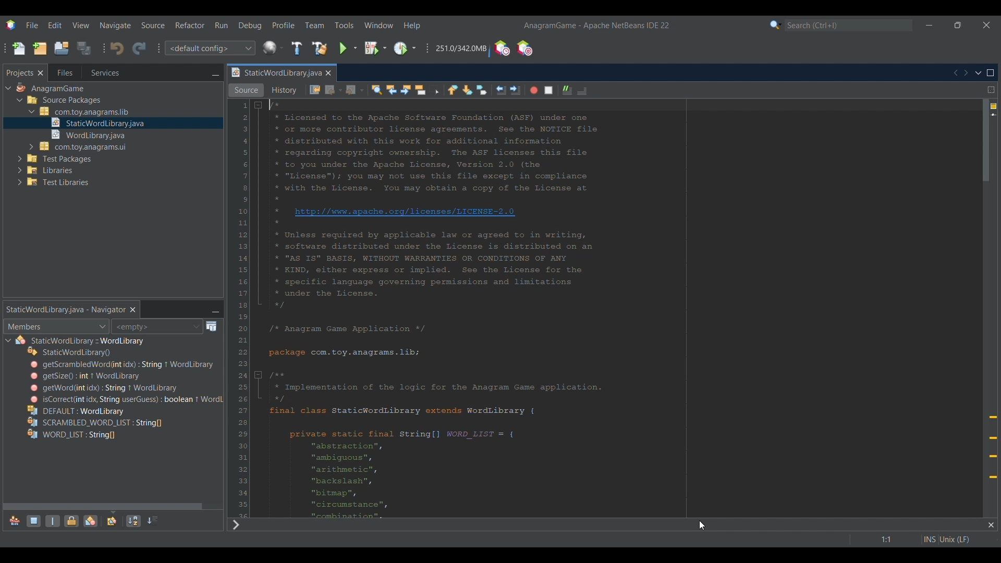 This screenshot has height=563, width=1001. Describe the element at coordinates (95, 422) in the screenshot. I see `` at that location.